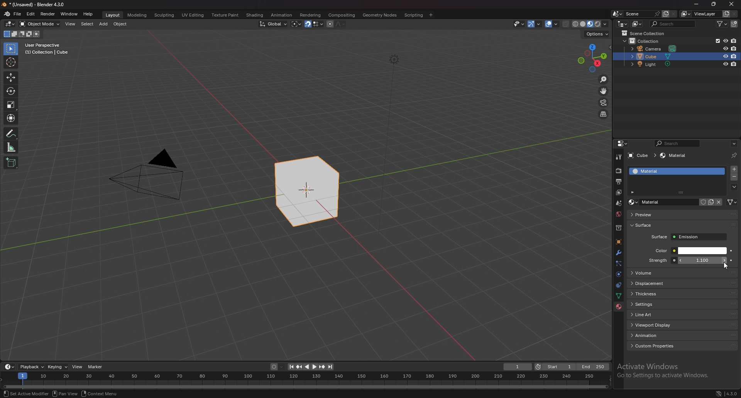  I want to click on view, so click(78, 367).